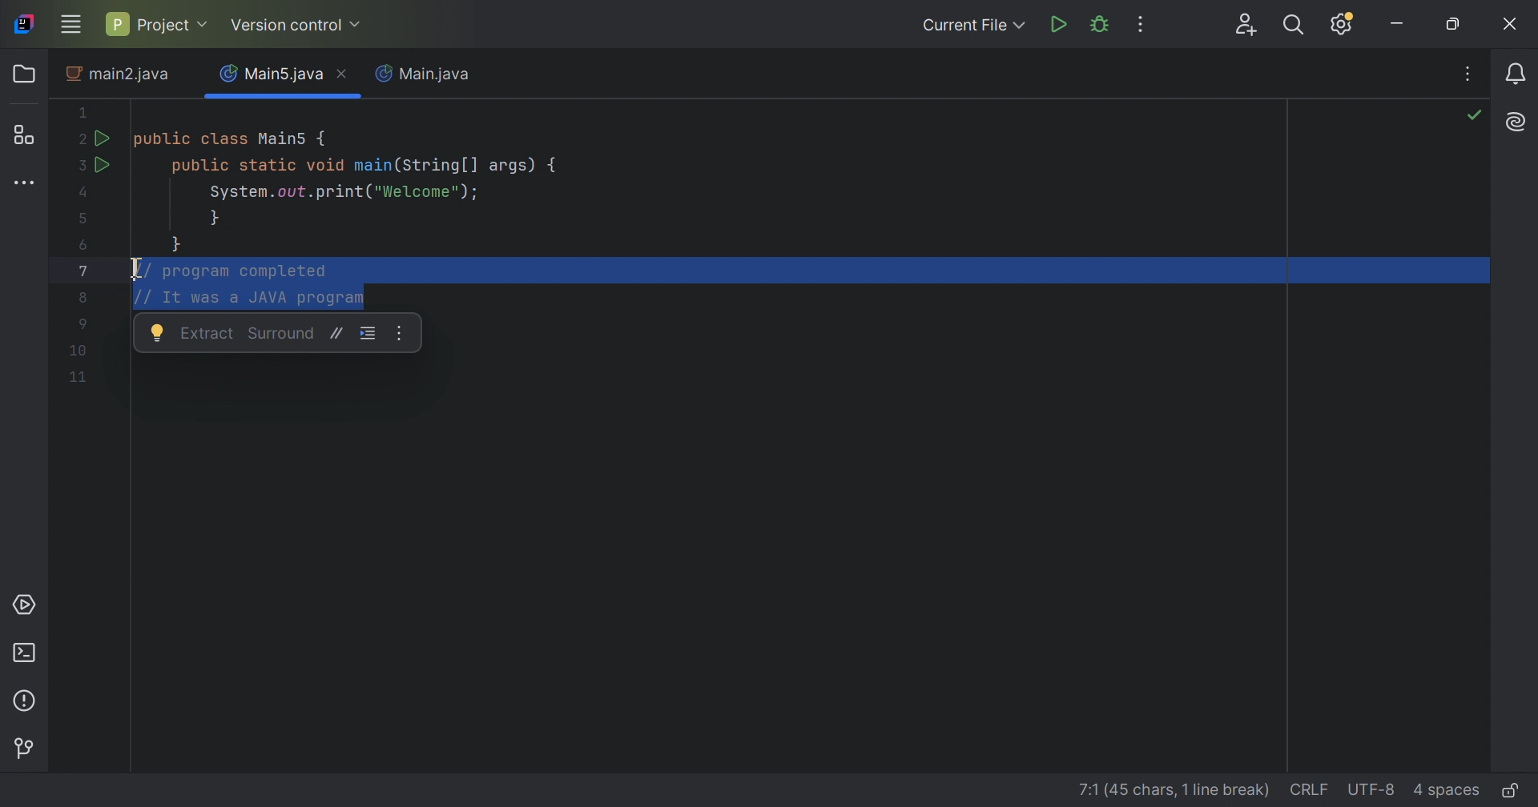 The image size is (1538, 807). I want to click on Main menu, so click(71, 24).